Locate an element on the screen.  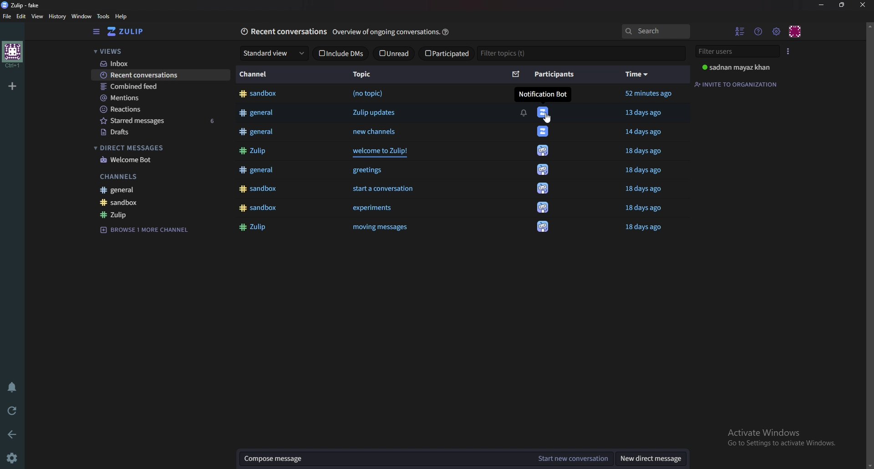
Topic is located at coordinates (364, 73).